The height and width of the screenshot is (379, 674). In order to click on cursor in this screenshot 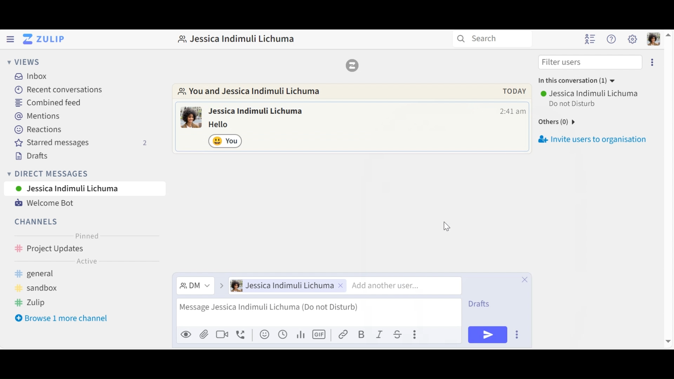, I will do `click(448, 226)`.